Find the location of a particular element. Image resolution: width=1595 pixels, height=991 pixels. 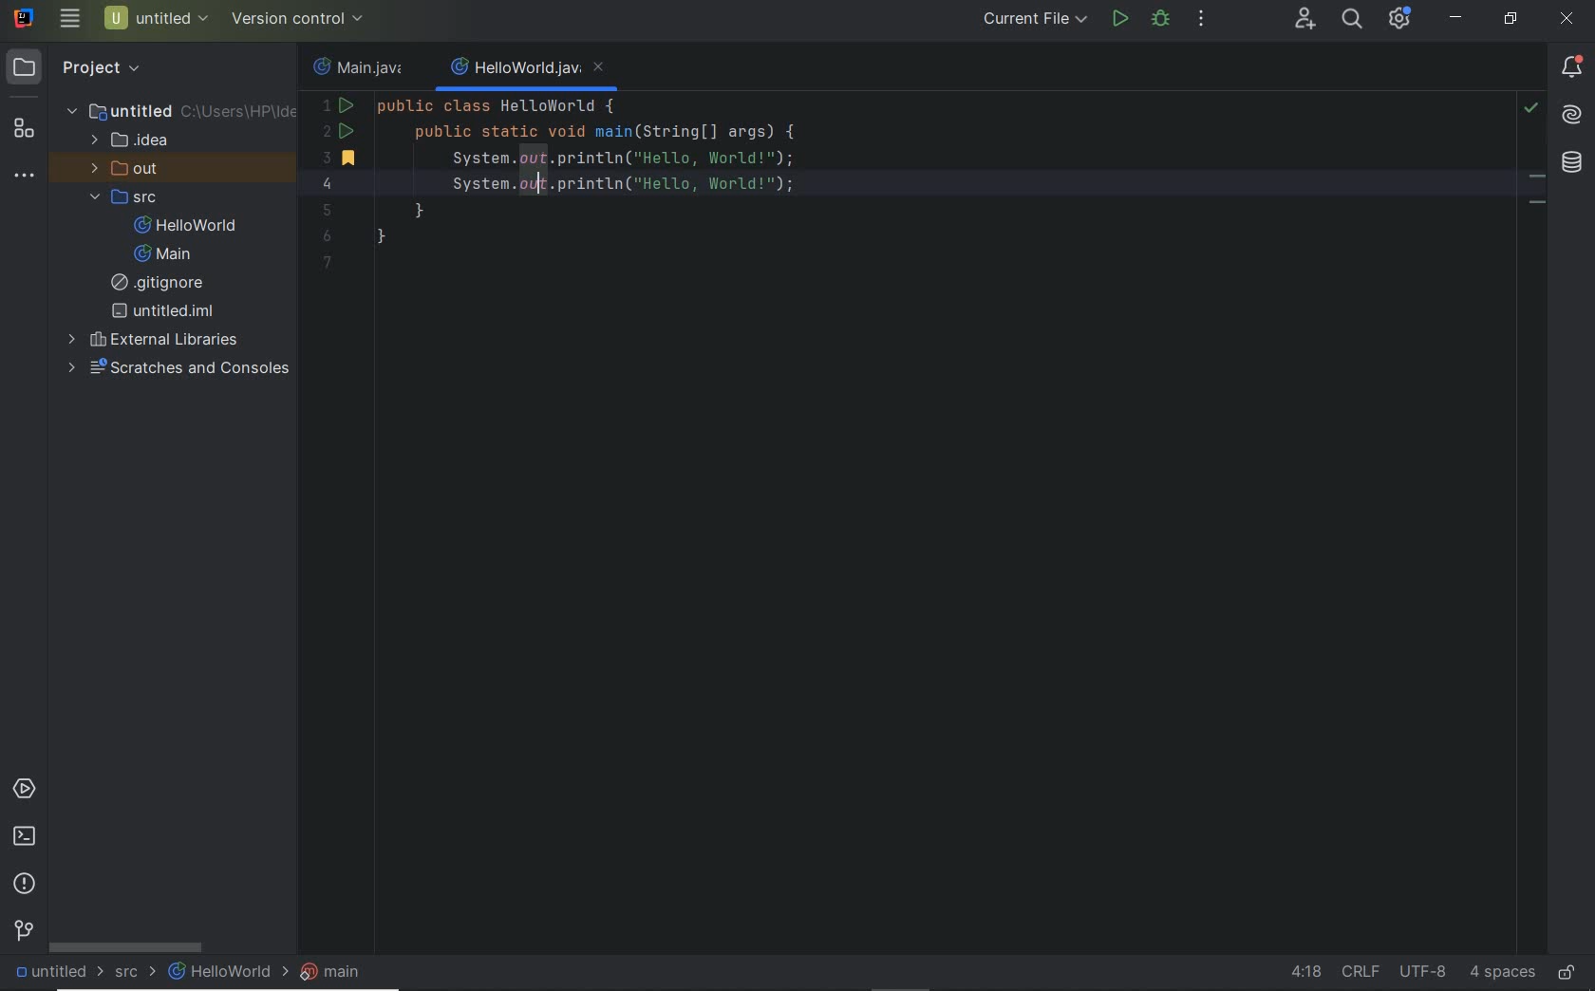

F11 to toggle is located at coordinates (1537, 181).